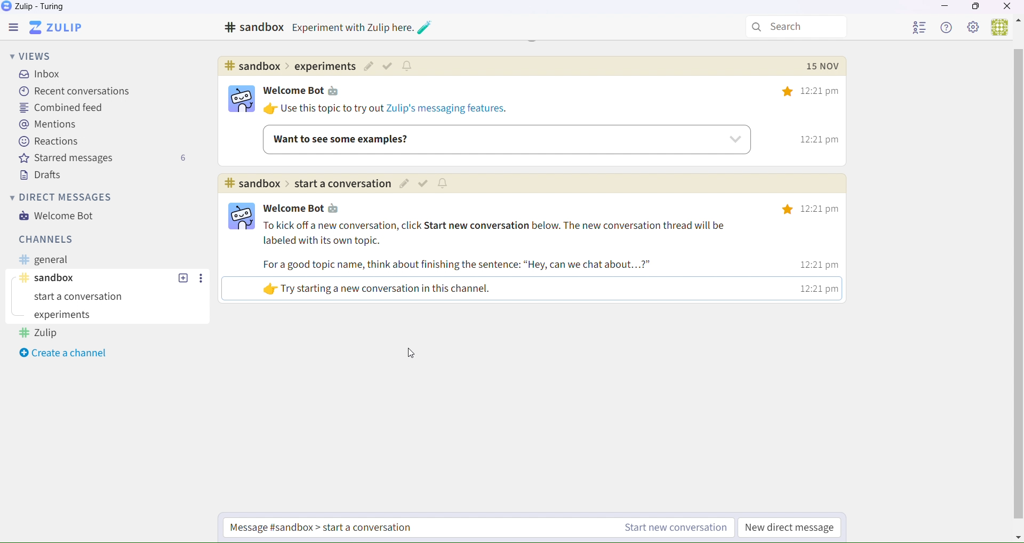 The image size is (1024, 543). I want to click on Want to see some example, so click(505, 139).